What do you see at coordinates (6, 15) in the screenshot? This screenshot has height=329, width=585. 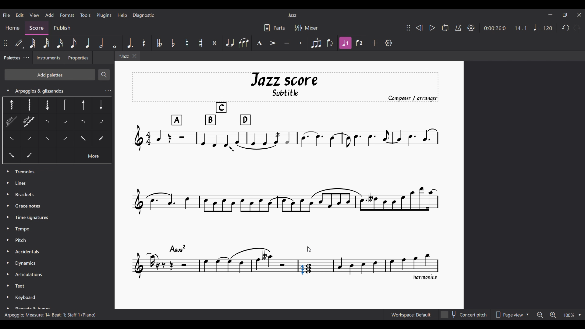 I see `File menu` at bounding box center [6, 15].